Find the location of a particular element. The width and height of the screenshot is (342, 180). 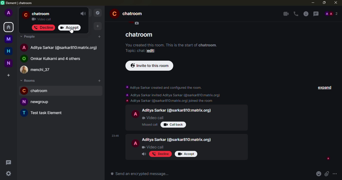

chatroom is located at coordinates (129, 14).